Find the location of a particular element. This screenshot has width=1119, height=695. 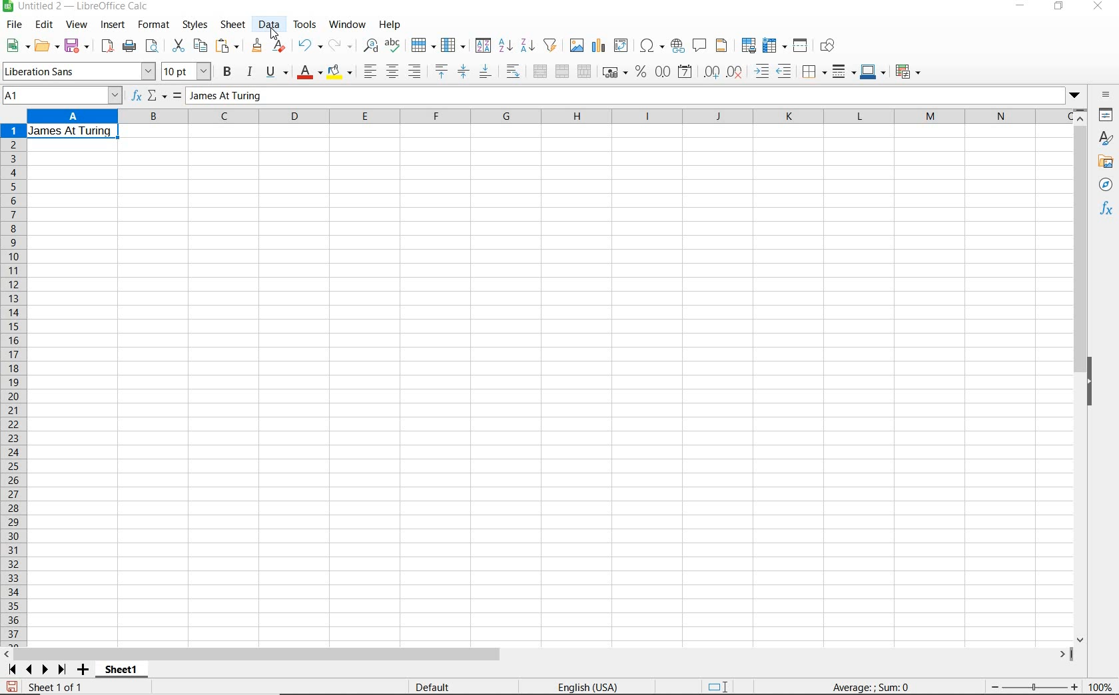

cursor is located at coordinates (275, 35).